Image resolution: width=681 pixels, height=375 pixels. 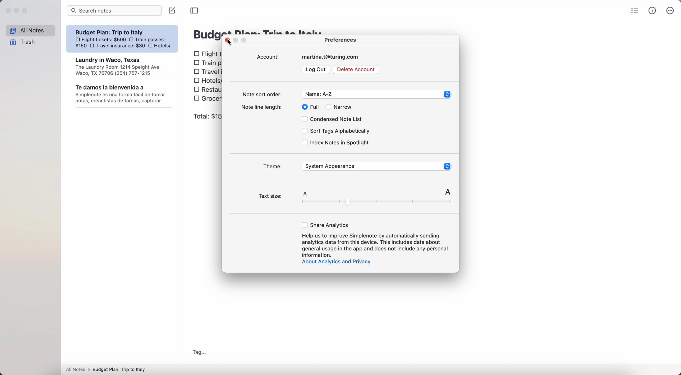 I want to click on close Simplenote, so click(x=8, y=11).